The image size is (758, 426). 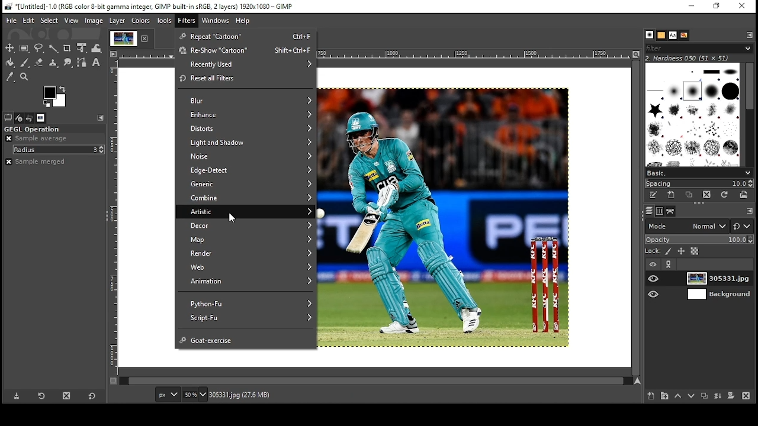 I want to click on artistic, so click(x=245, y=211).